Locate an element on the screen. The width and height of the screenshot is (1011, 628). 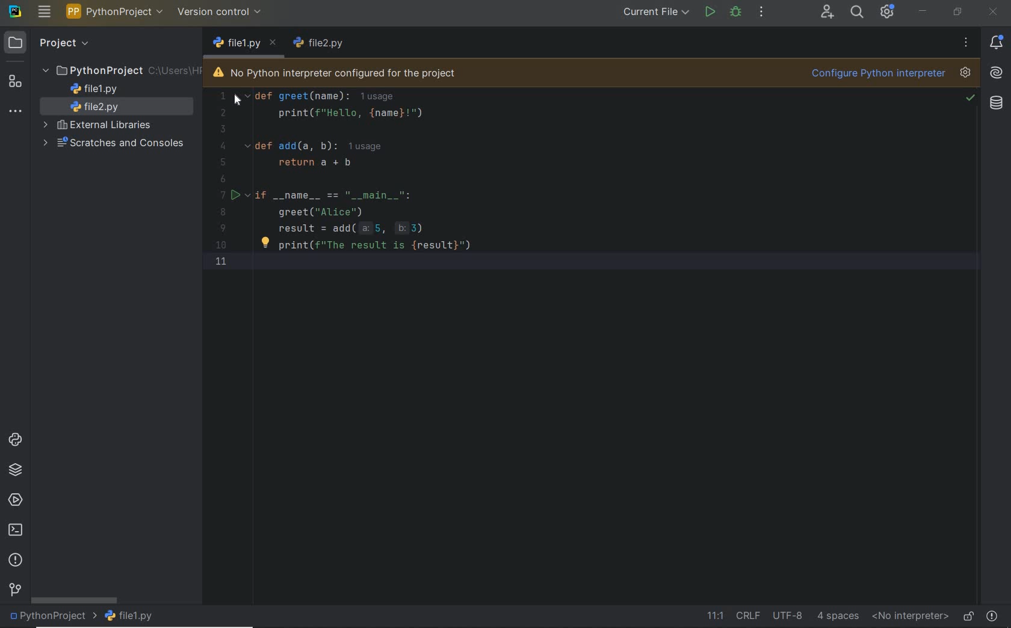
file name is located at coordinates (130, 617).